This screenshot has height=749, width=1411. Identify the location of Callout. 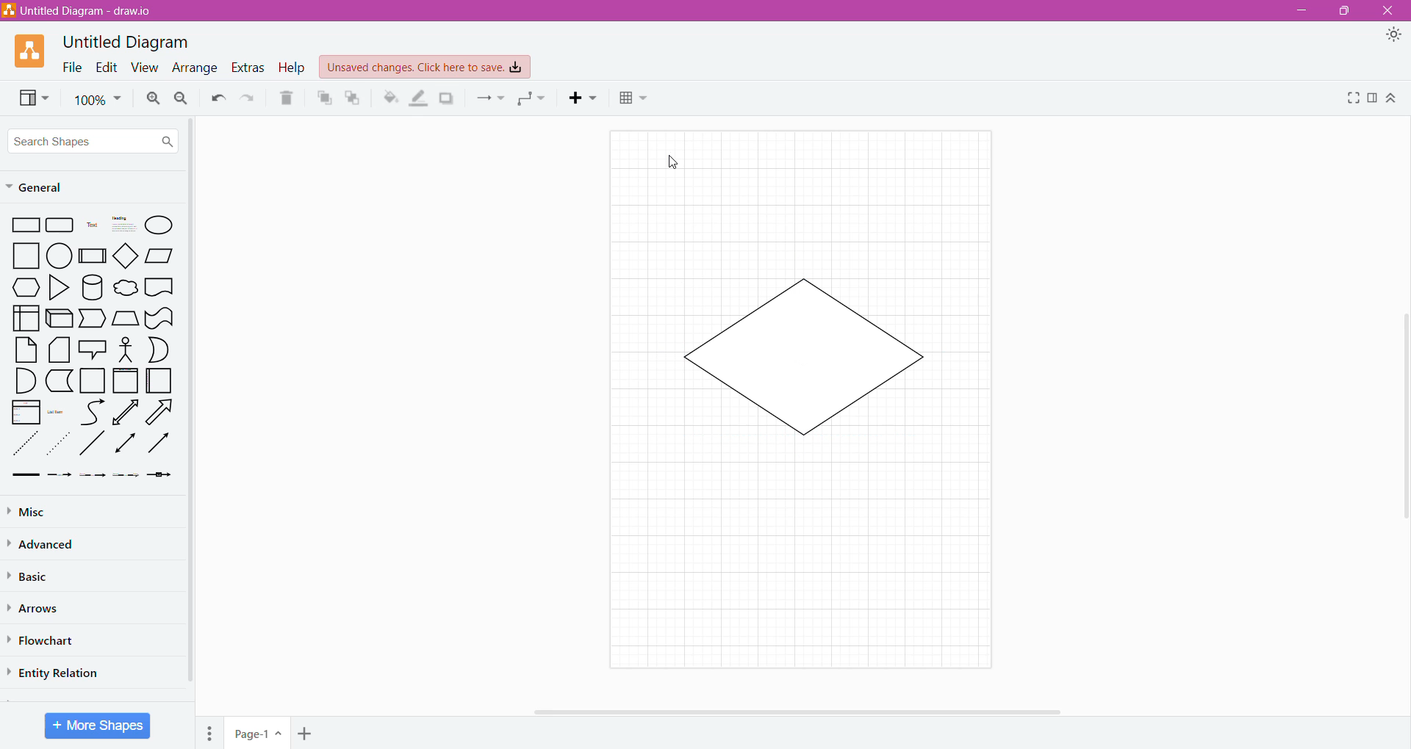
(91, 351).